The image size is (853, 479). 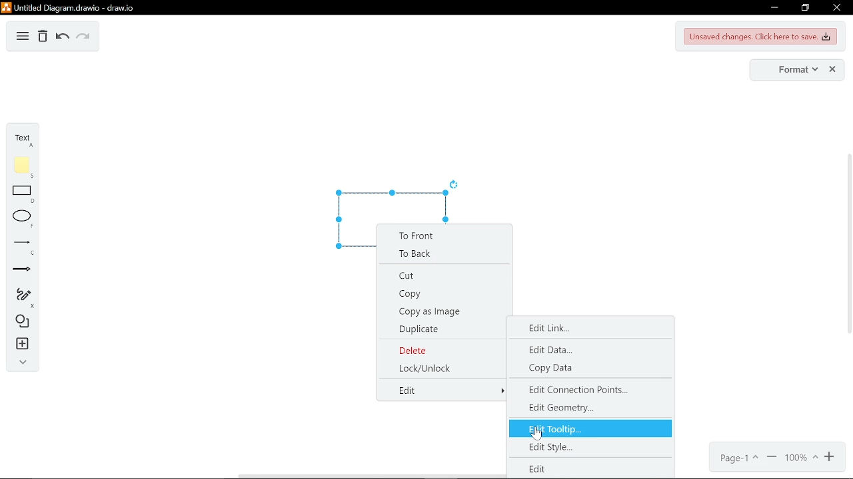 I want to click on edit geometry, so click(x=578, y=409).